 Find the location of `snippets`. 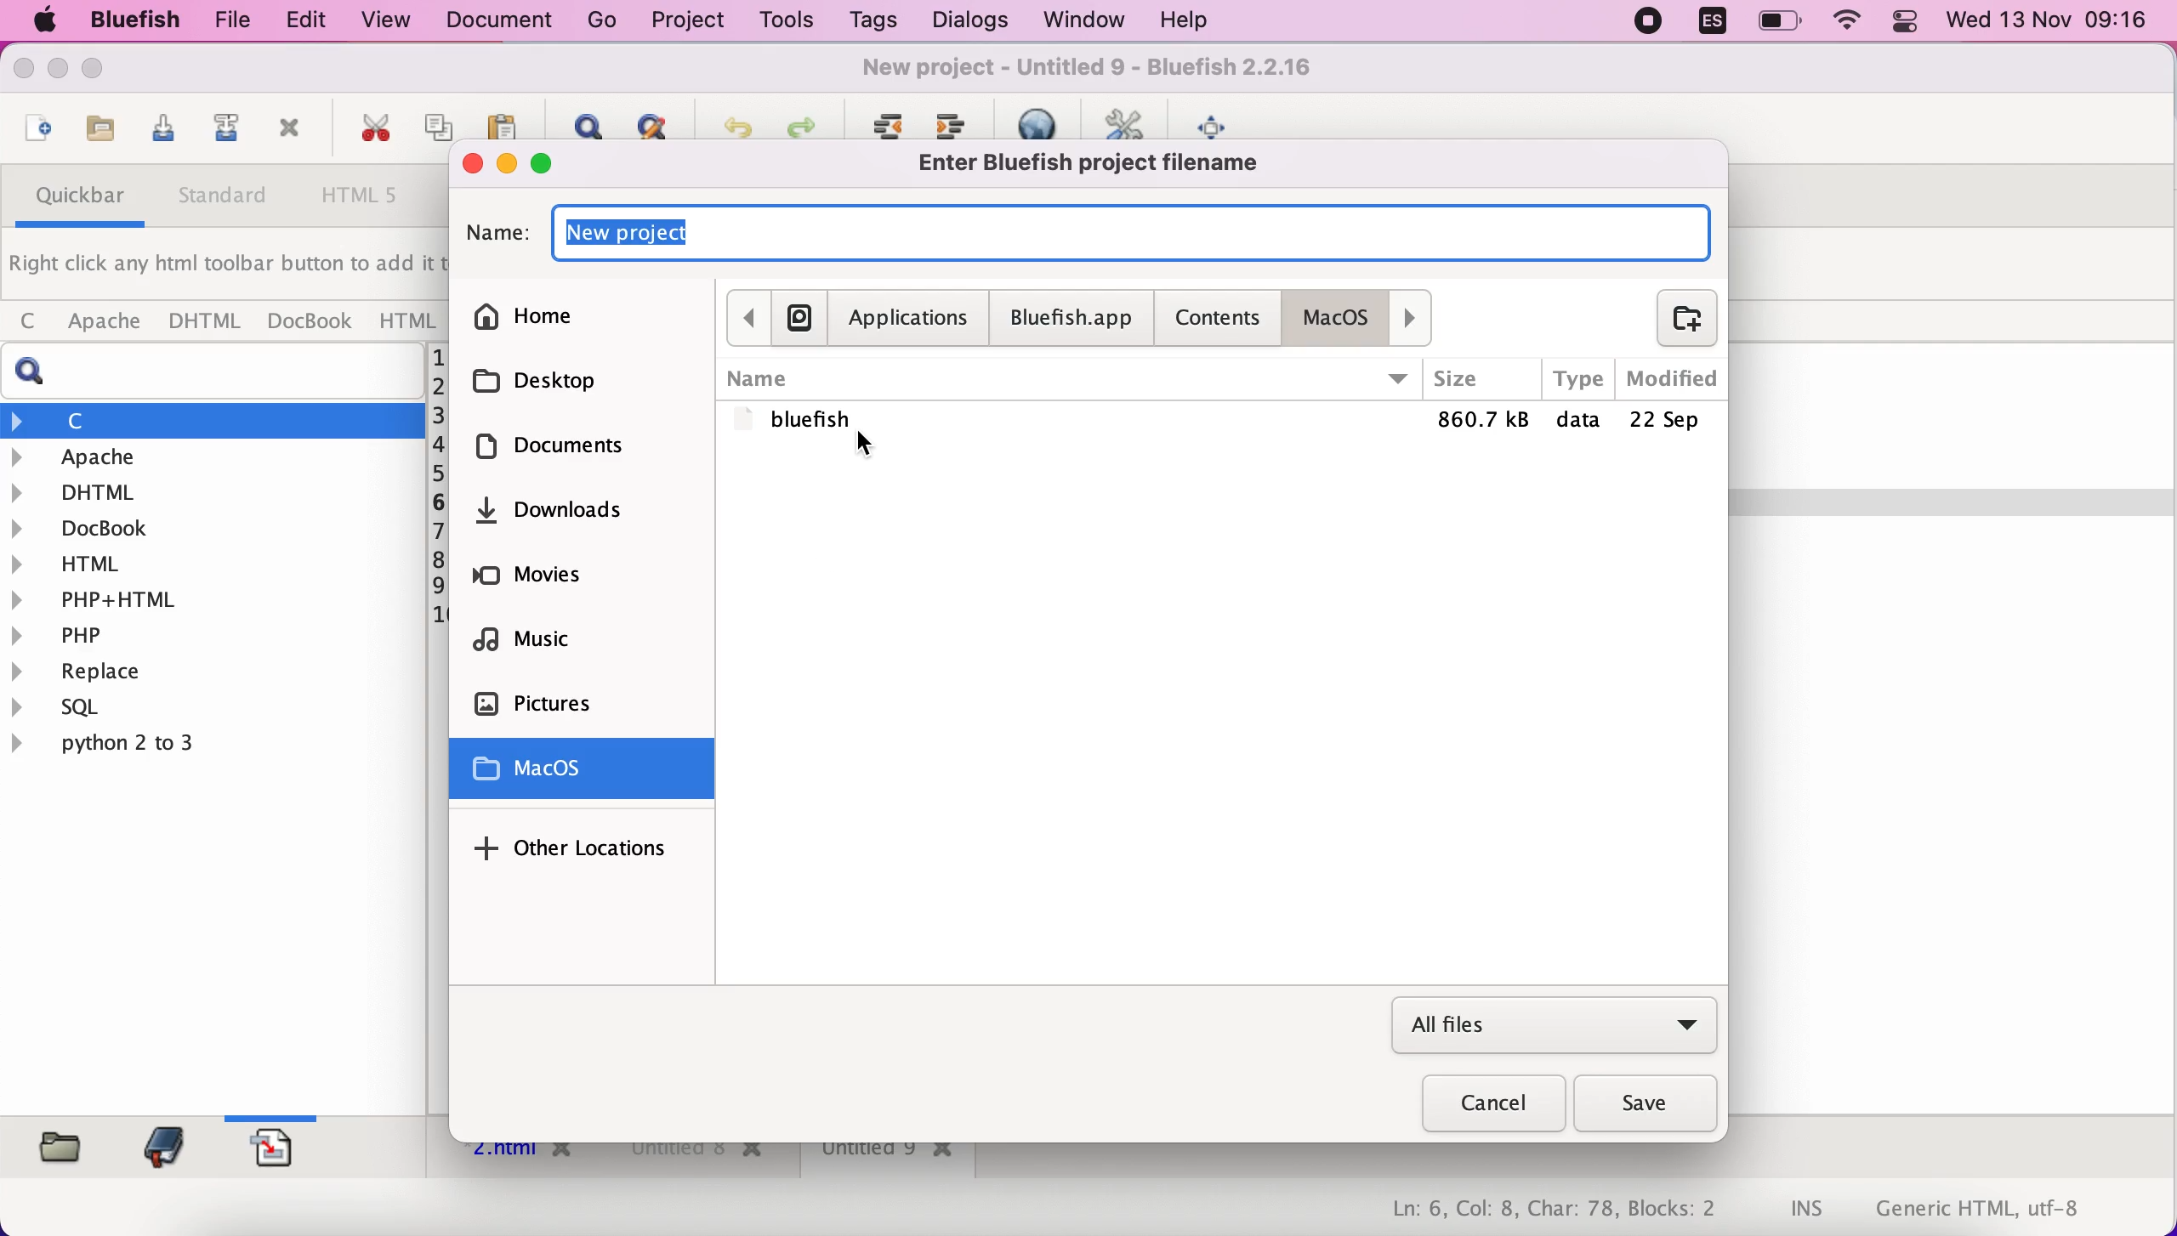

snippets is located at coordinates (281, 1145).